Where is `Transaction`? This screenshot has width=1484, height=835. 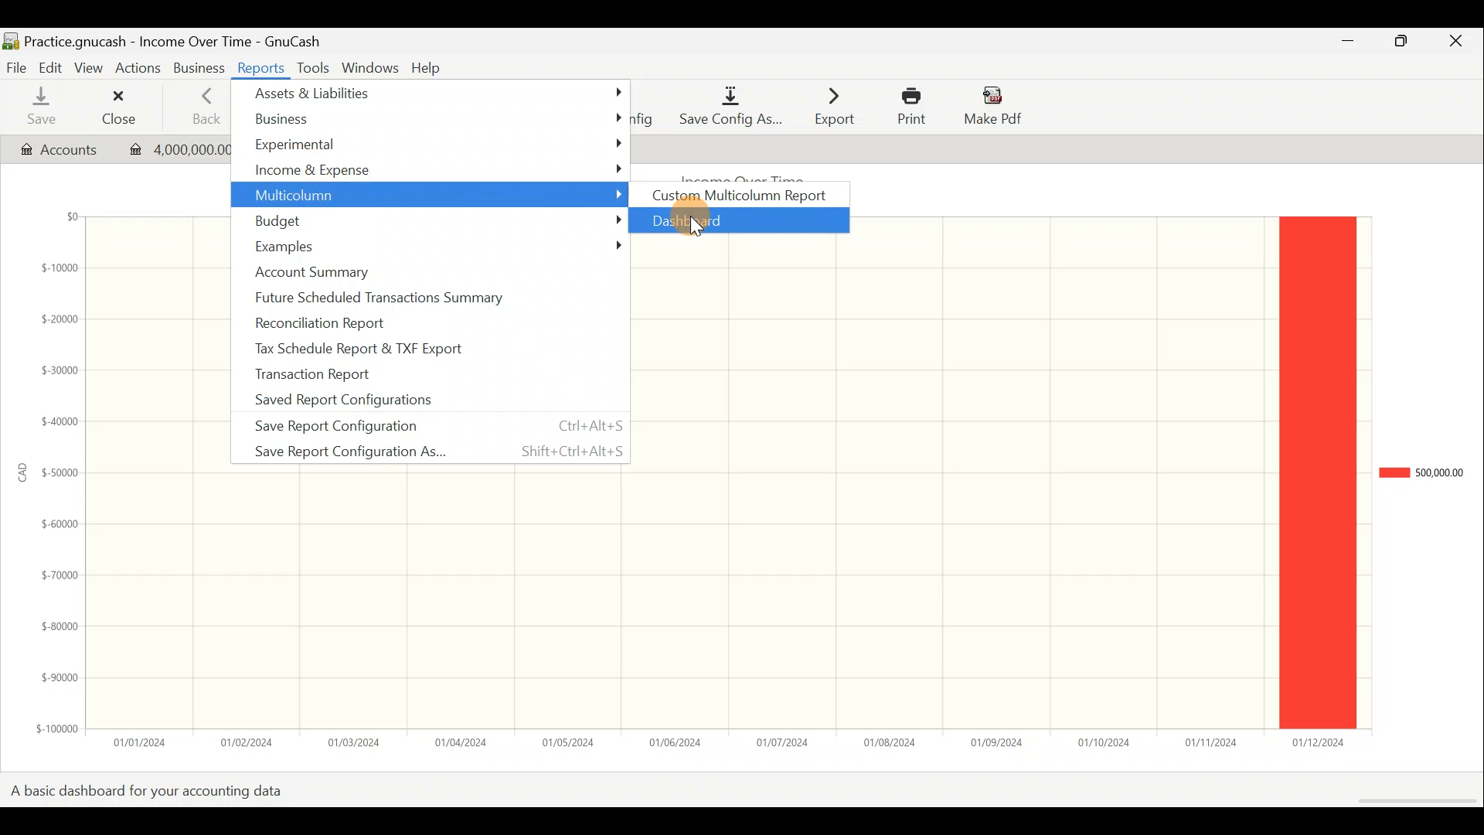
Transaction is located at coordinates (177, 148).